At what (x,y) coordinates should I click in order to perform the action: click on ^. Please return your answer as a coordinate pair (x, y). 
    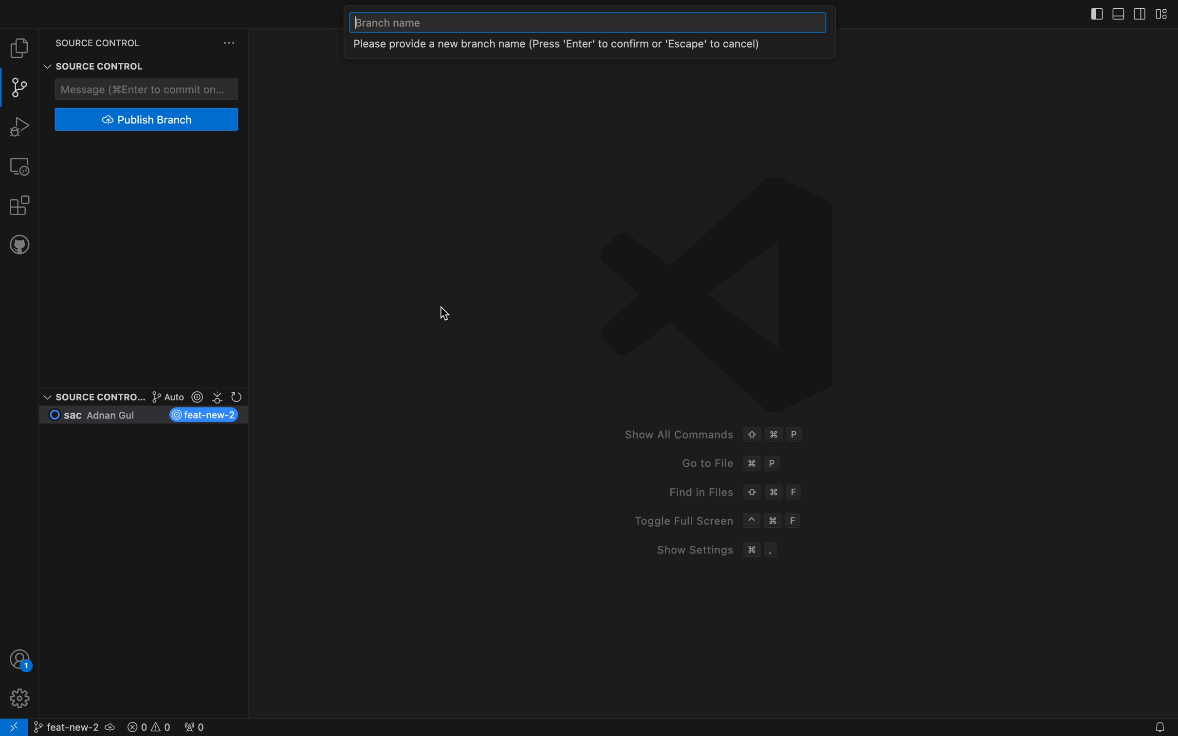
    Looking at the image, I should click on (752, 521).